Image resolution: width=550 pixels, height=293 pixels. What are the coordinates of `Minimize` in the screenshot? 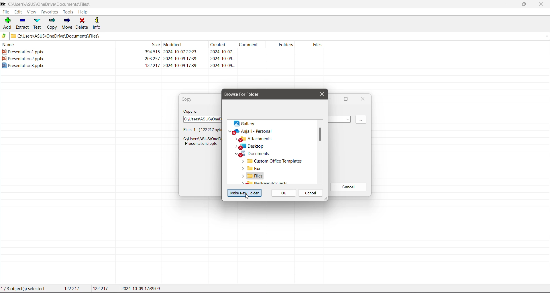 It's located at (507, 4).